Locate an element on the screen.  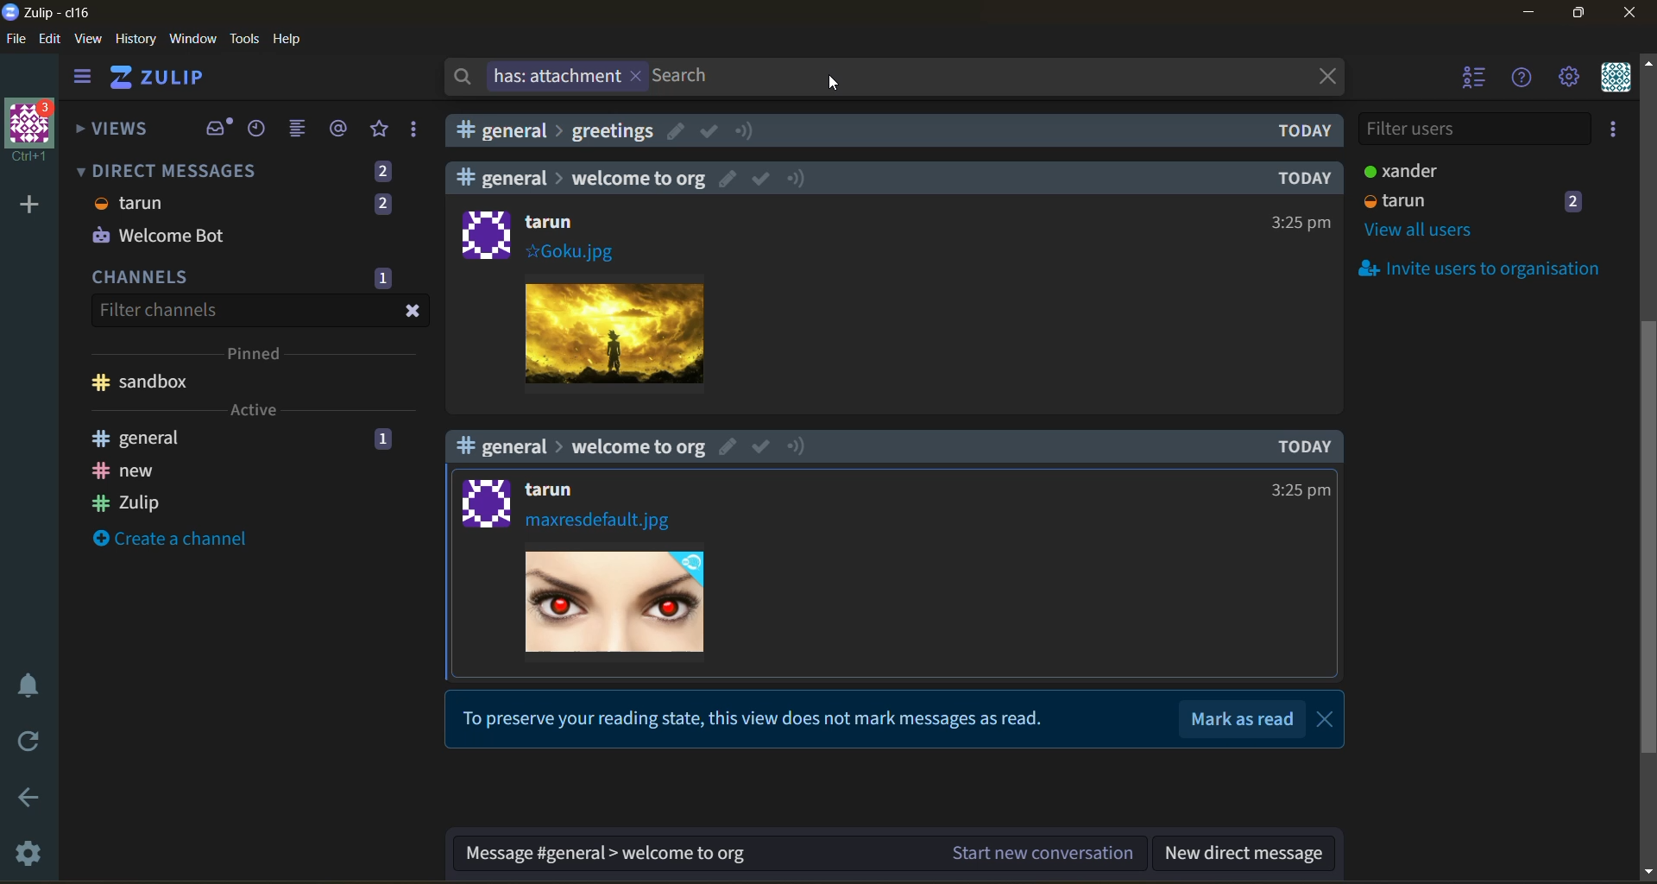
tarun is located at coordinates (130, 203).